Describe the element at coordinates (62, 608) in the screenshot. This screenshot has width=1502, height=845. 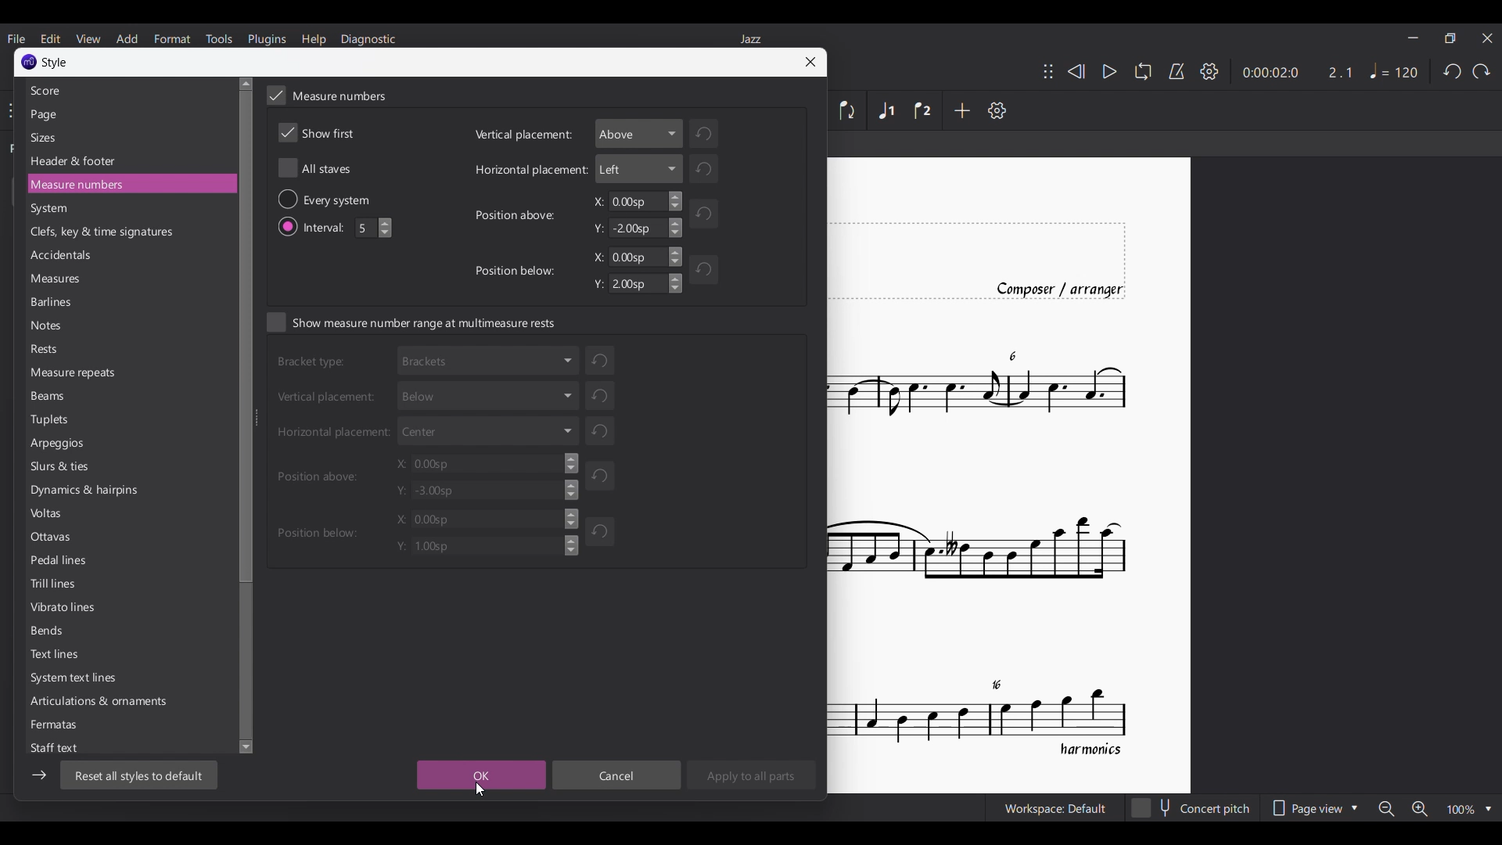
I see `Vibrato` at that location.